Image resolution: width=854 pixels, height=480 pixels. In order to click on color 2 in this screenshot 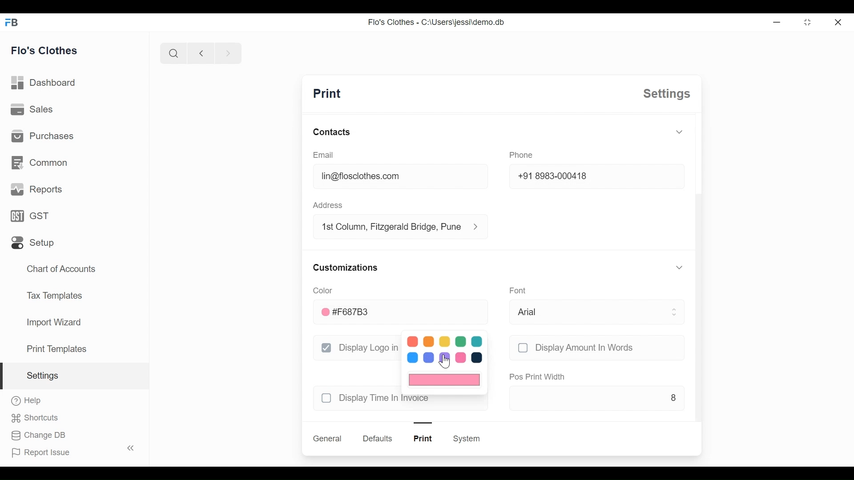, I will do `click(429, 341)`.